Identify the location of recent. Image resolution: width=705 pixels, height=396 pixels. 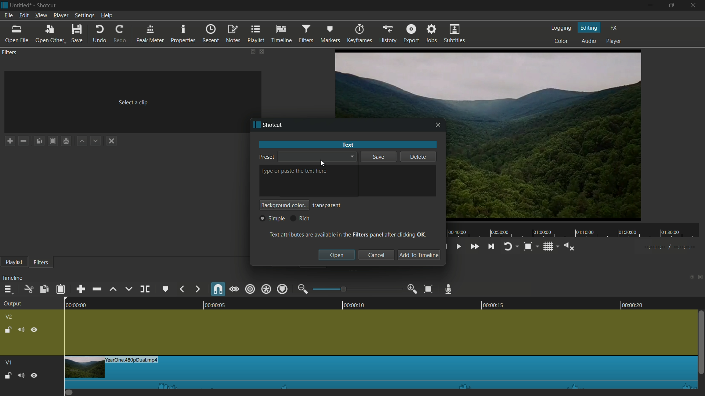
(211, 34).